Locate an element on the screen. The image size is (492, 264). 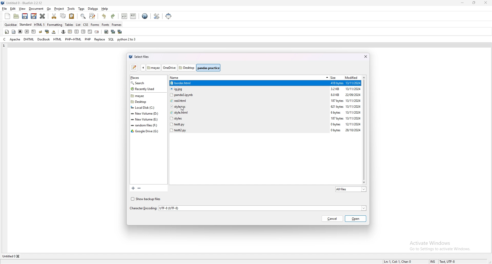
html 5 is located at coordinates (39, 25).